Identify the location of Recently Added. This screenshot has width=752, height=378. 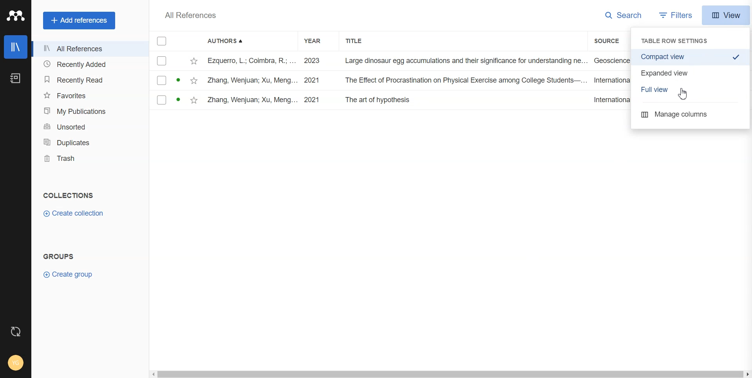
(82, 64).